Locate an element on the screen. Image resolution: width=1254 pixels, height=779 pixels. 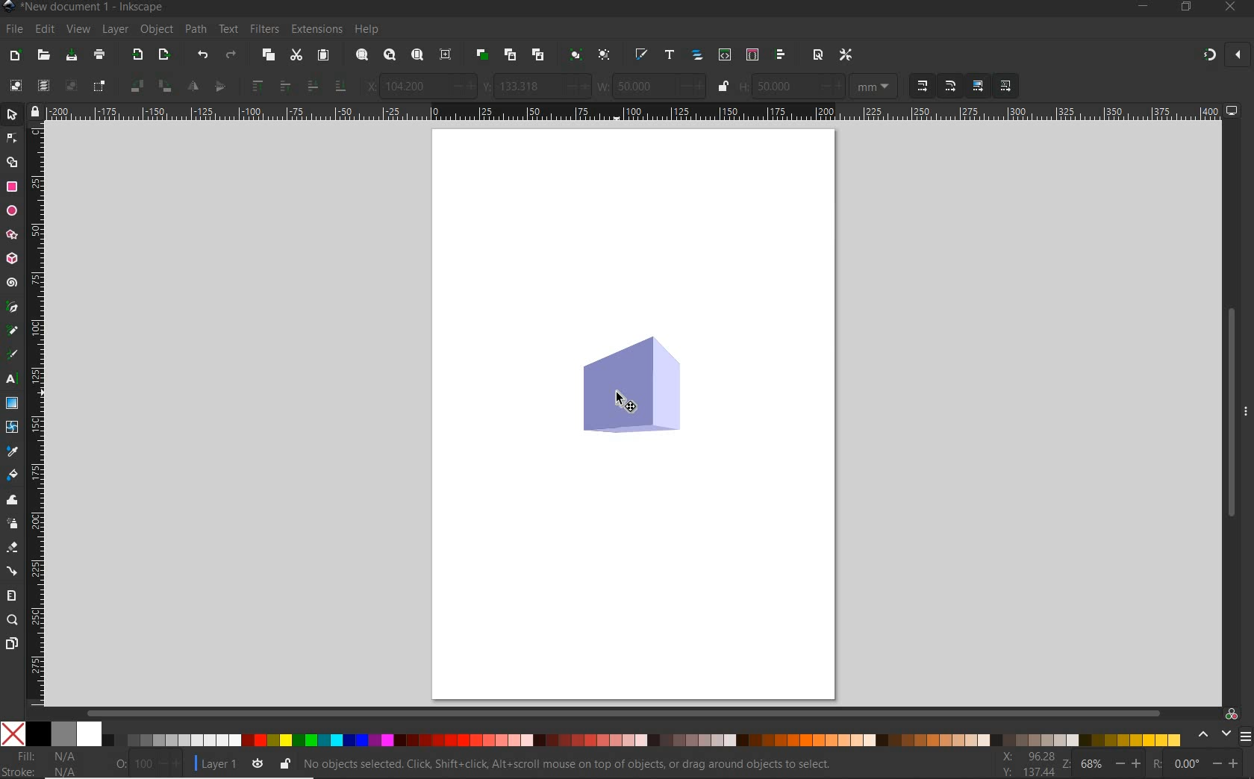
cursor coordinates is located at coordinates (1029, 763).